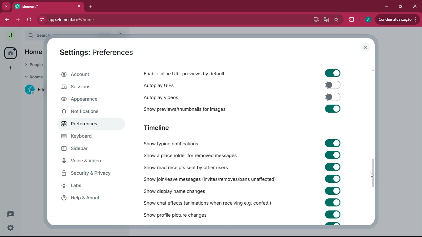 The image size is (422, 237). I want to click on scroll bar, so click(373, 172).